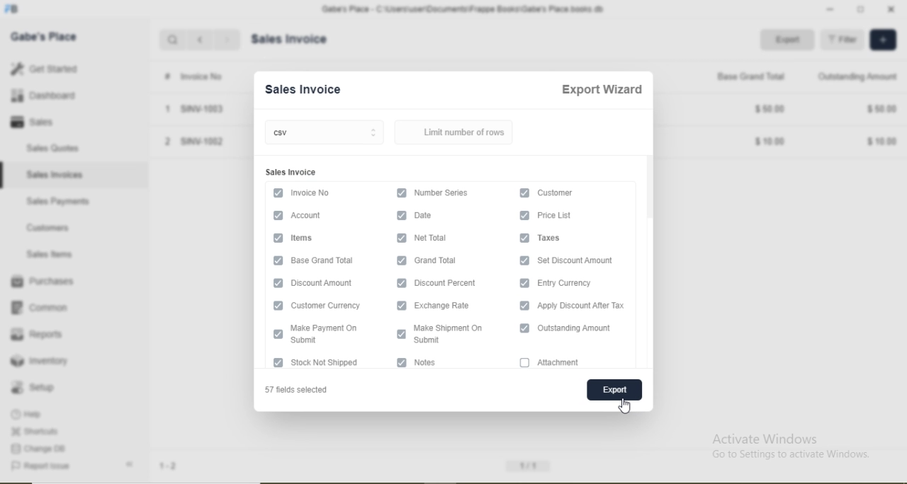 The width and height of the screenshot is (907, 484). What do you see at coordinates (327, 134) in the screenshot?
I see `csv` at bounding box center [327, 134].